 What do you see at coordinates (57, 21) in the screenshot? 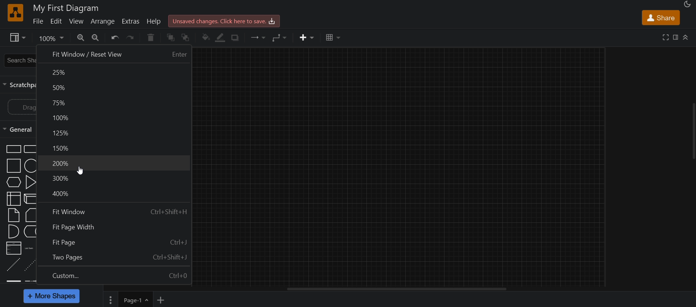
I see `edit` at bounding box center [57, 21].